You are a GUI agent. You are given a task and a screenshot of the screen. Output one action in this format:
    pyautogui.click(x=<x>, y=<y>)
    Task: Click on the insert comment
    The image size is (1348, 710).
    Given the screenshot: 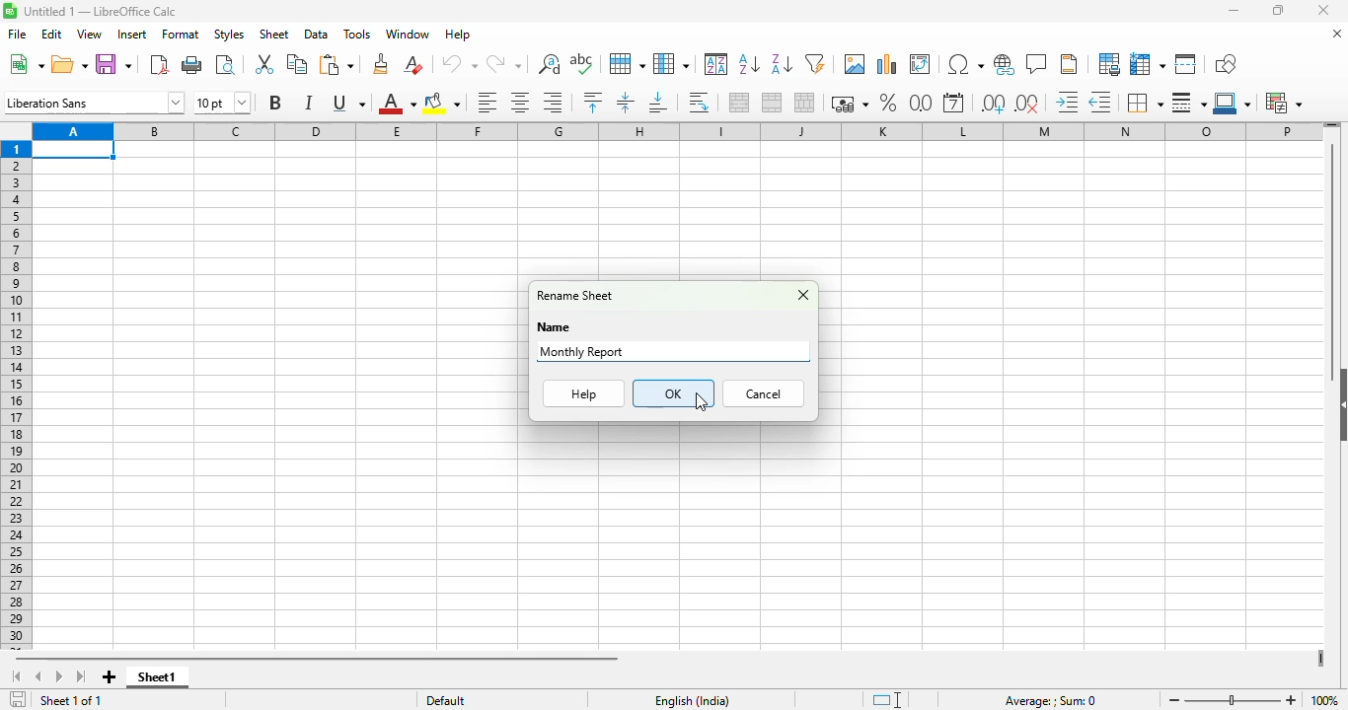 What is the action you would take?
    pyautogui.click(x=1036, y=63)
    